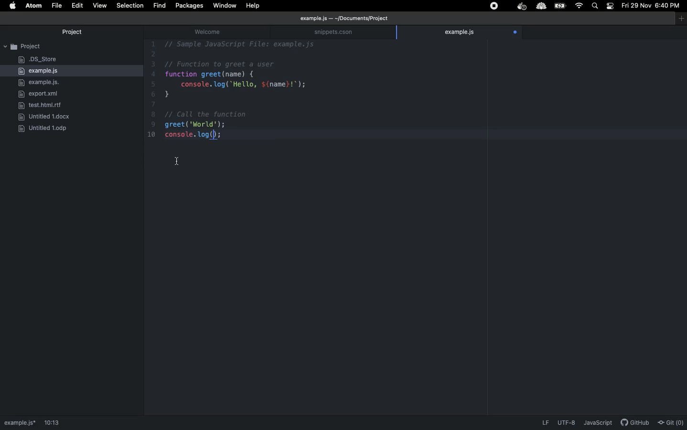 This screenshot has width=687, height=430. What do you see at coordinates (596, 6) in the screenshot?
I see `Search` at bounding box center [596, 6].